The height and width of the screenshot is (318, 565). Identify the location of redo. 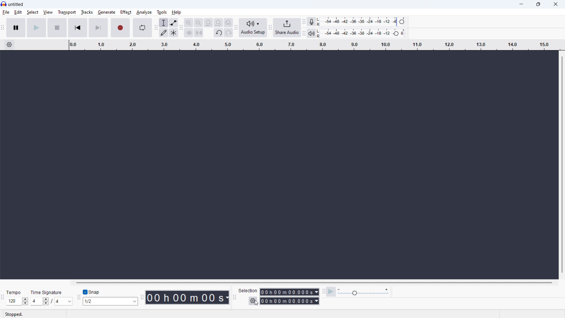
(228, 33).